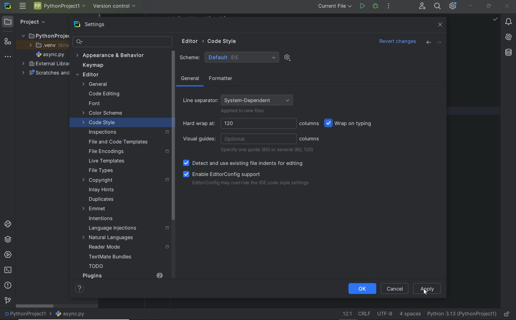 The image size is (516, 320). Describe the element at coordinates (124, 181) in the screenshot. I see `copyright` at that location.